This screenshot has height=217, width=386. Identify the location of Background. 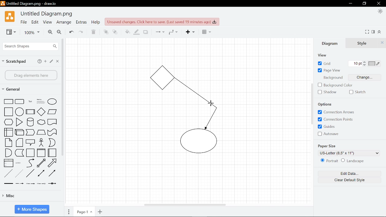
(334, 78).